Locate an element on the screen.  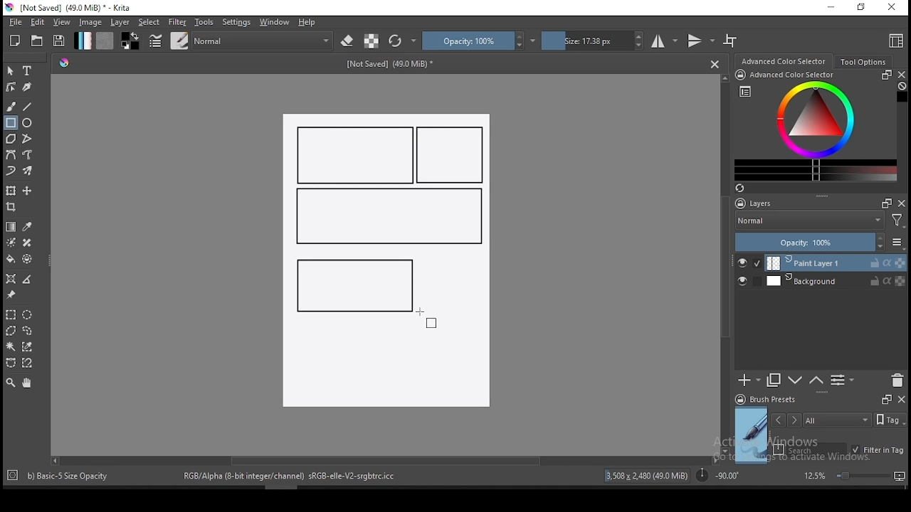
colors is located at coordinates (130, 41).